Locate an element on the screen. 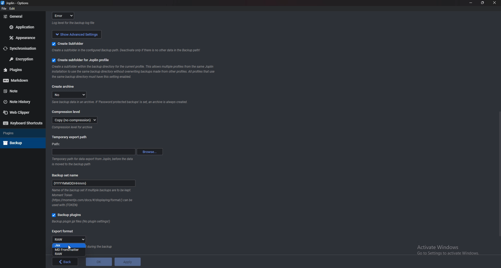  Compression level is located at coordinates (67, 111).